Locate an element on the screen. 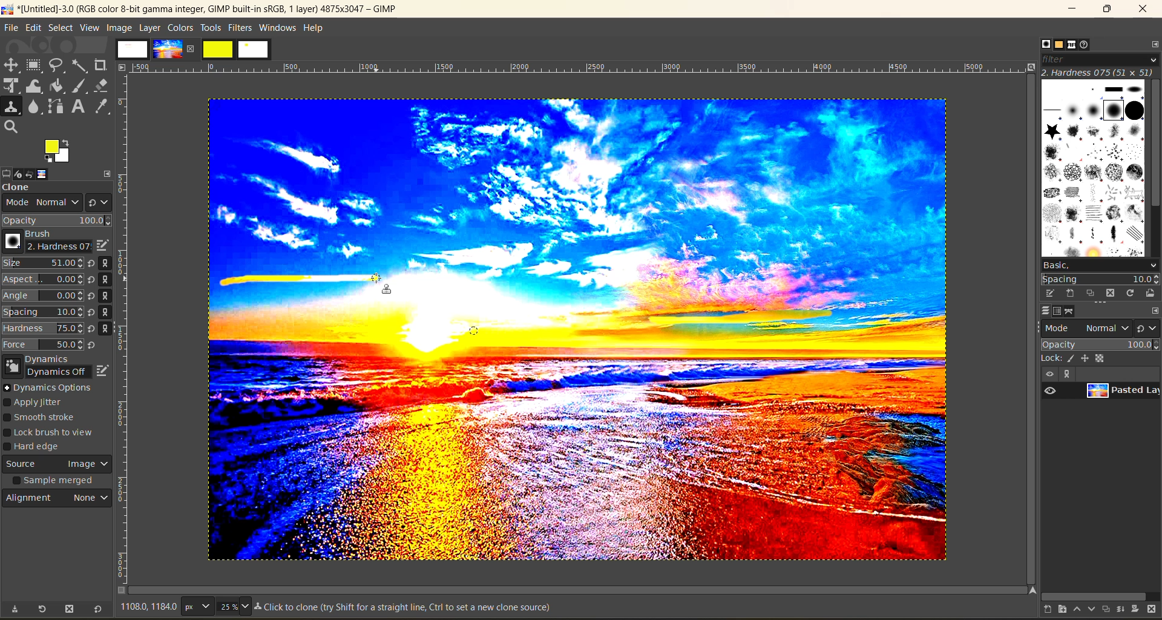 This screenshot has height=620, width=1162. clone tool is located at coordinates (11, 107).